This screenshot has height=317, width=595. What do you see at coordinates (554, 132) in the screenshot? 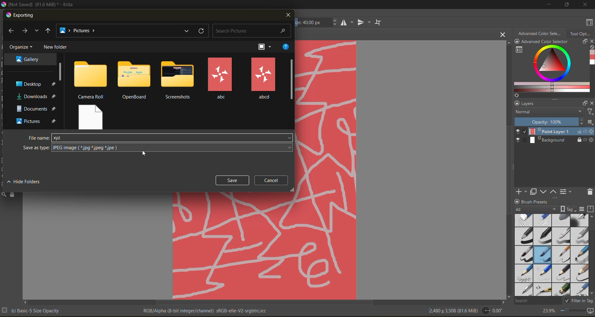
I see `layer` at bounding box center [554, 132].